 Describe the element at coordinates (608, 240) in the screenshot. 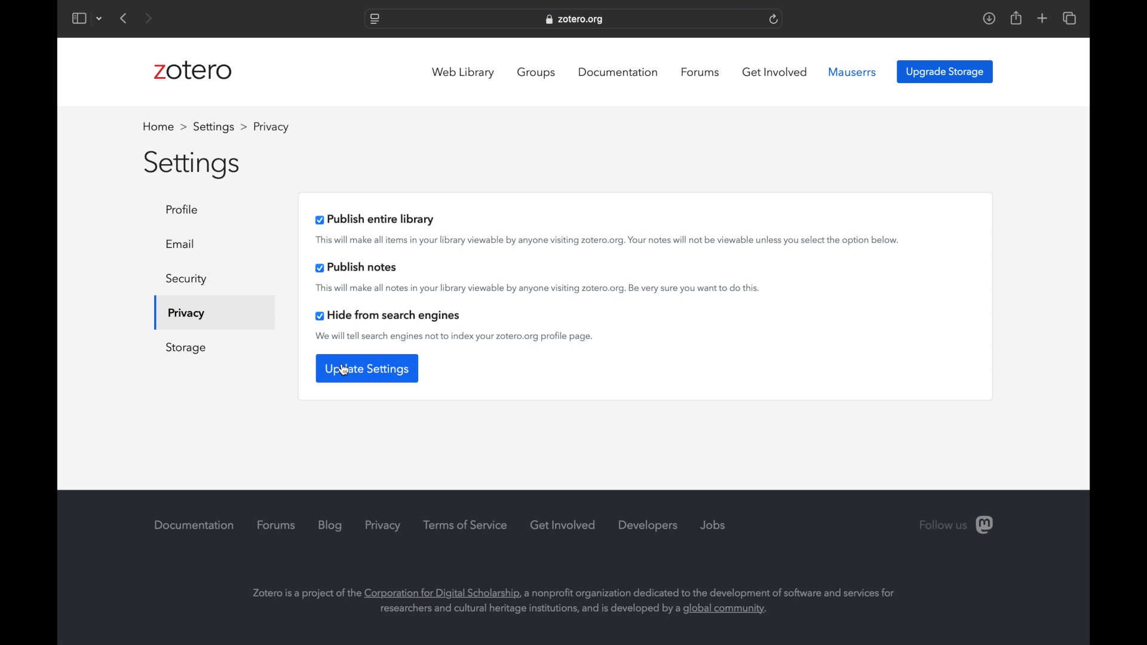

I see `‘This will make all items in your library viewable by anyone visiting zotero.org. Your notes will not be viewable unless you select the option below.` at that location.